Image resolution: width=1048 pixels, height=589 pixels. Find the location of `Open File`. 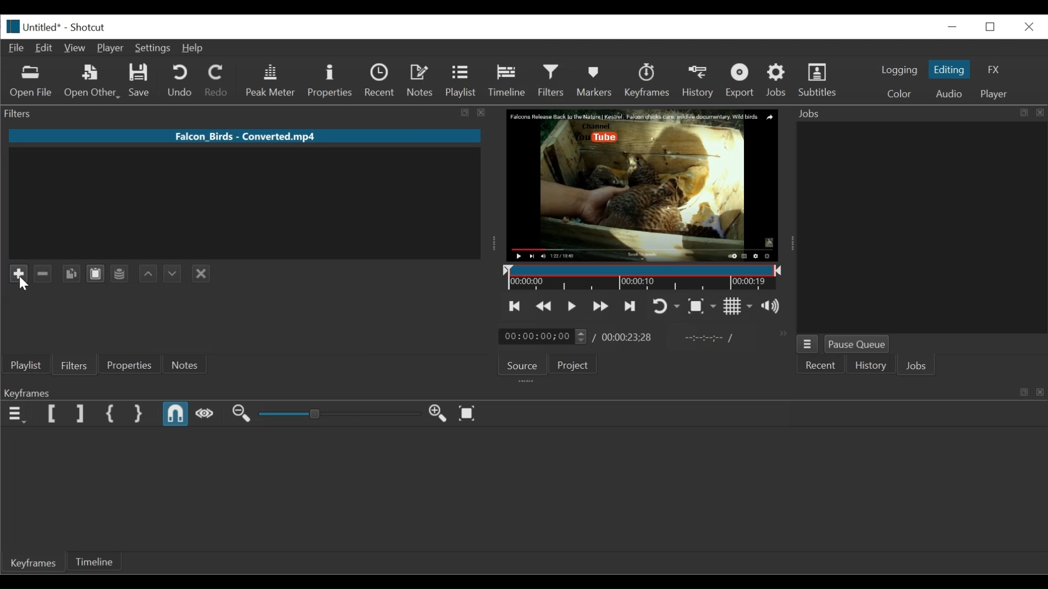

Open File is located at coordinates (32, 82).